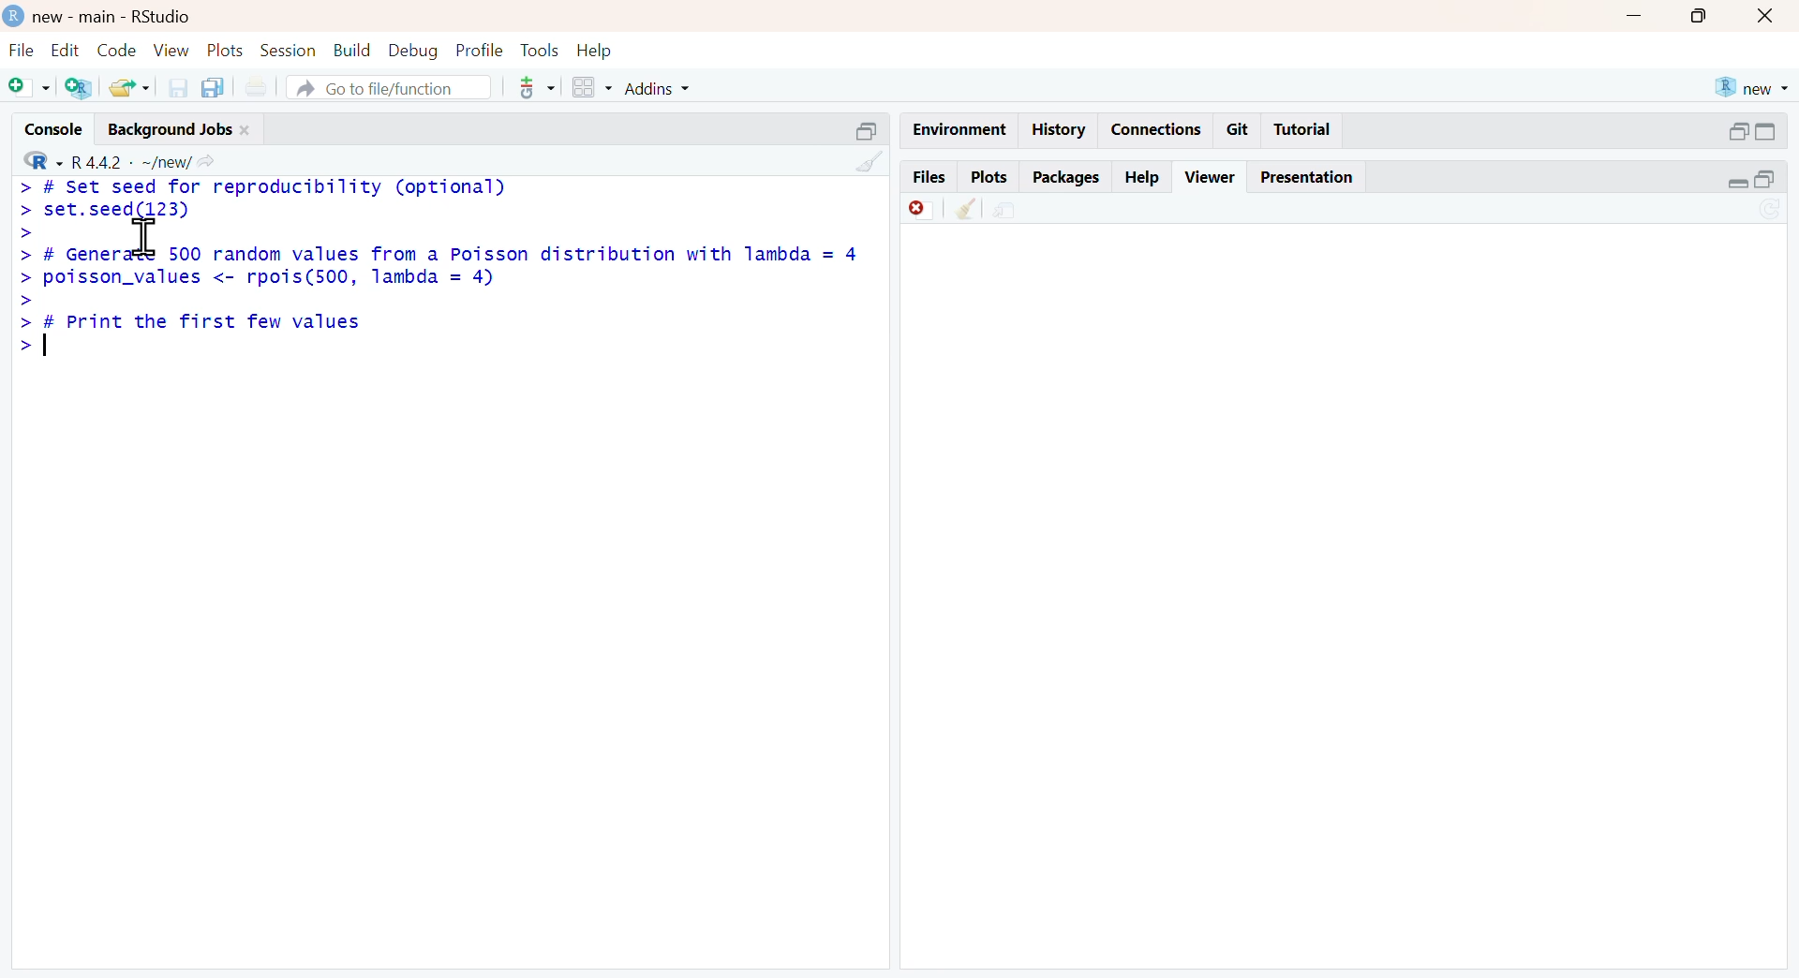 Image resolution: width=1799 pixels, height=978 pixels. What do you see at coordinates (146, 237) in the screenshot?
I see `cursor` at bounding box center [146, 237].